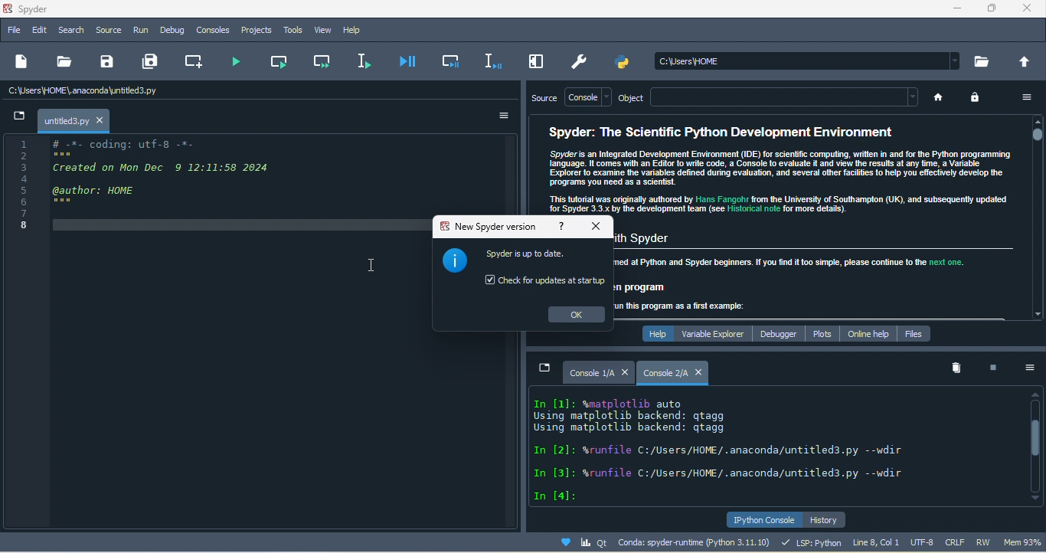 The height and width of the screenshot is (553, 1046). What do you see at coordinates (1023, 99) in the screenshot?
I see `option` at bounding box center [1023, 99].